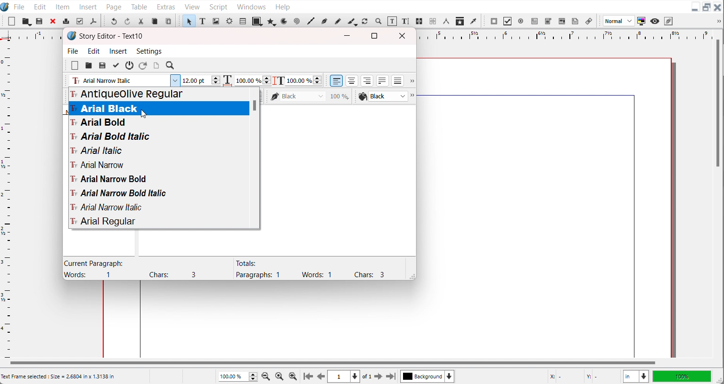  What do you see at coordinates (707, 8) in the screenshot?
I see `Maximize` at bounding box center [707, 8].